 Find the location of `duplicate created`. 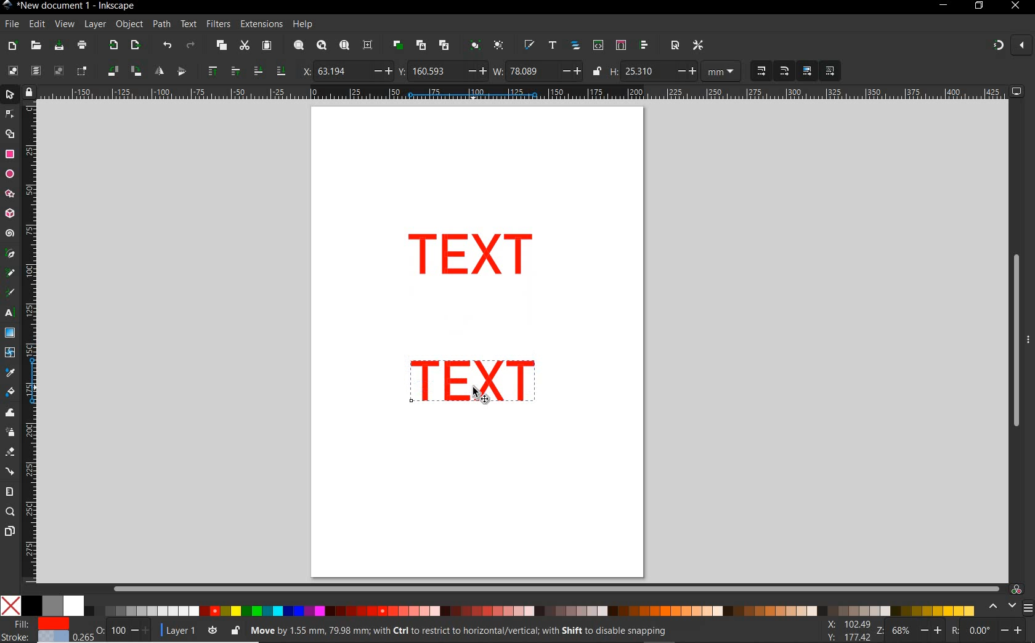

duplicate created is located at coordinates (471, 258).